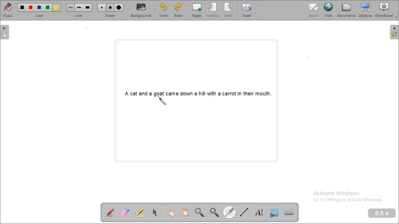 The width and height of the screenshot is (399, 224). What do you see at coordinates (382, 213) in the screenshot?
I see `zoom level` at bounding box center [382, 213].